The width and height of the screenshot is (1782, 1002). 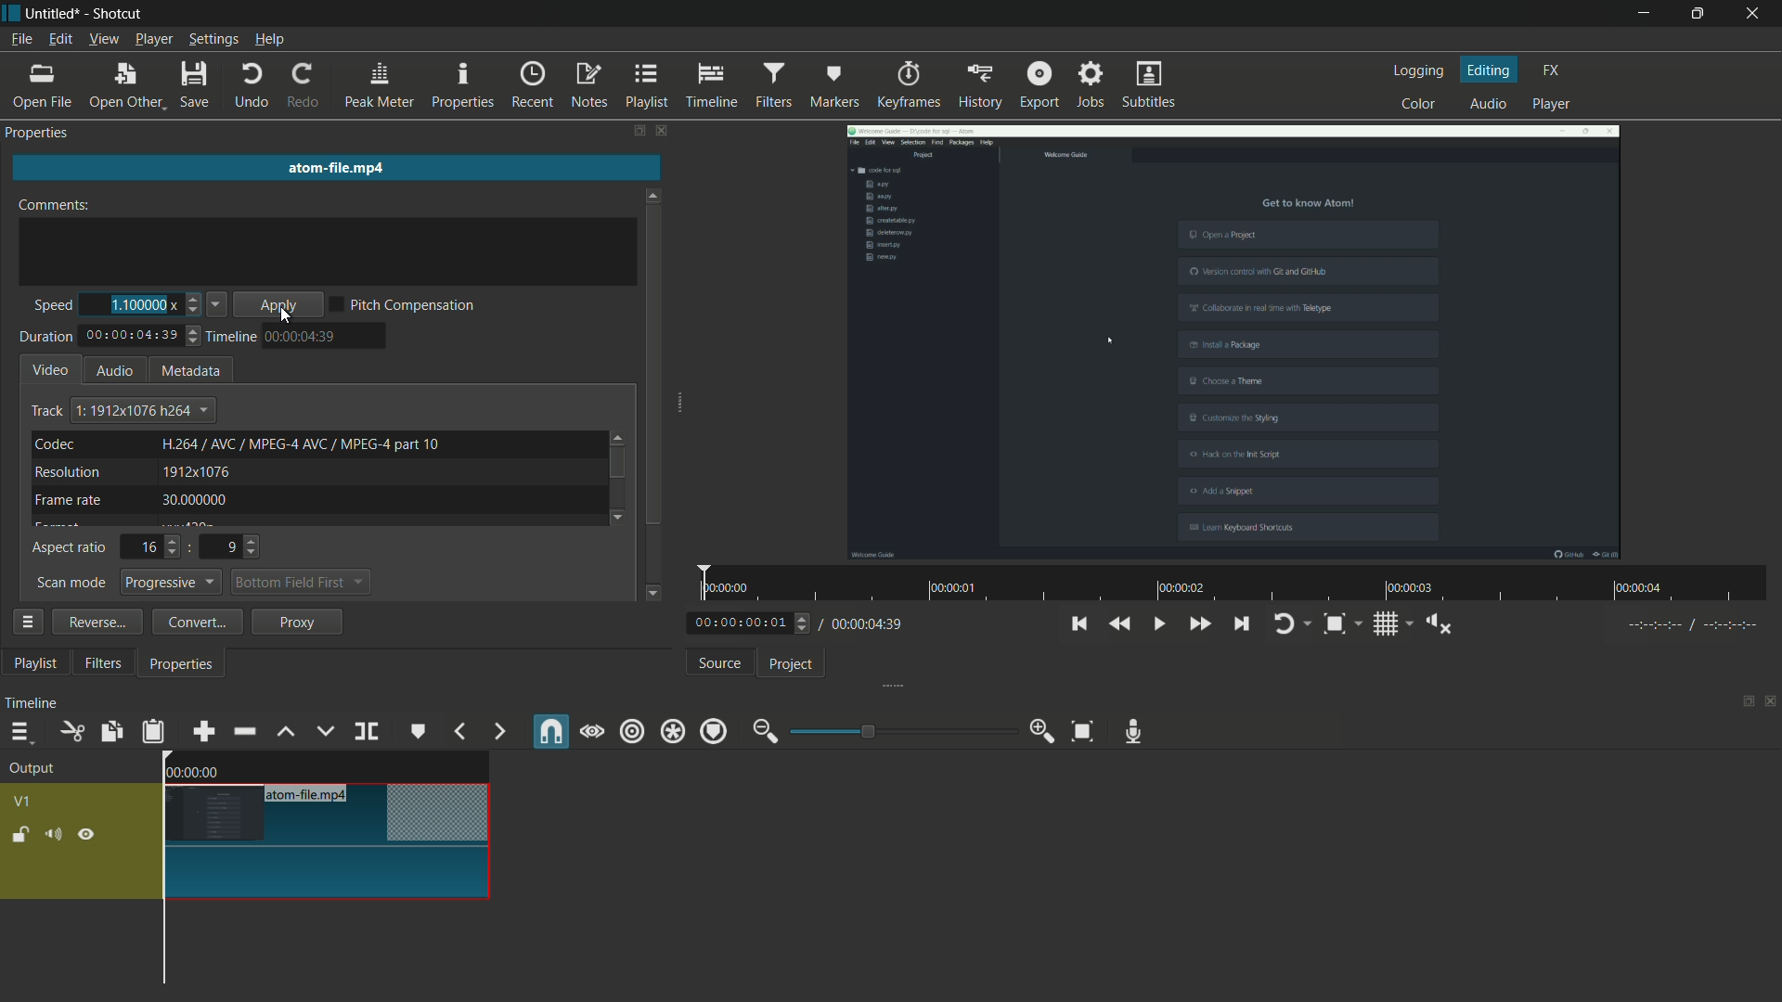 I want to click on maximize, so click(x=1694, y=14).